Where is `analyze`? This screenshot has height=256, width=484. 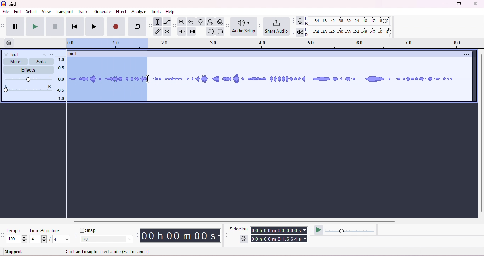
analyze is located at coordinates (139, 12).